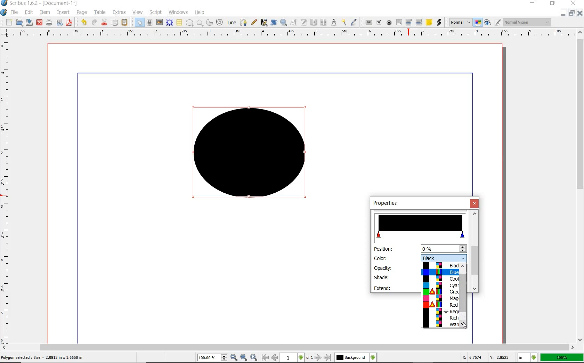 The image size is (584, 363). I want to click on SELECT, so click(139, 23).